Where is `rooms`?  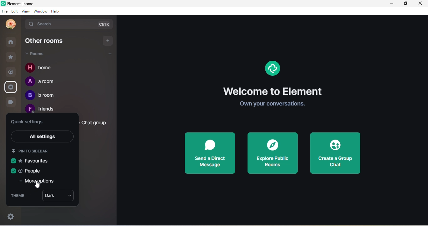 rooms is located at coordinates (40, 54).